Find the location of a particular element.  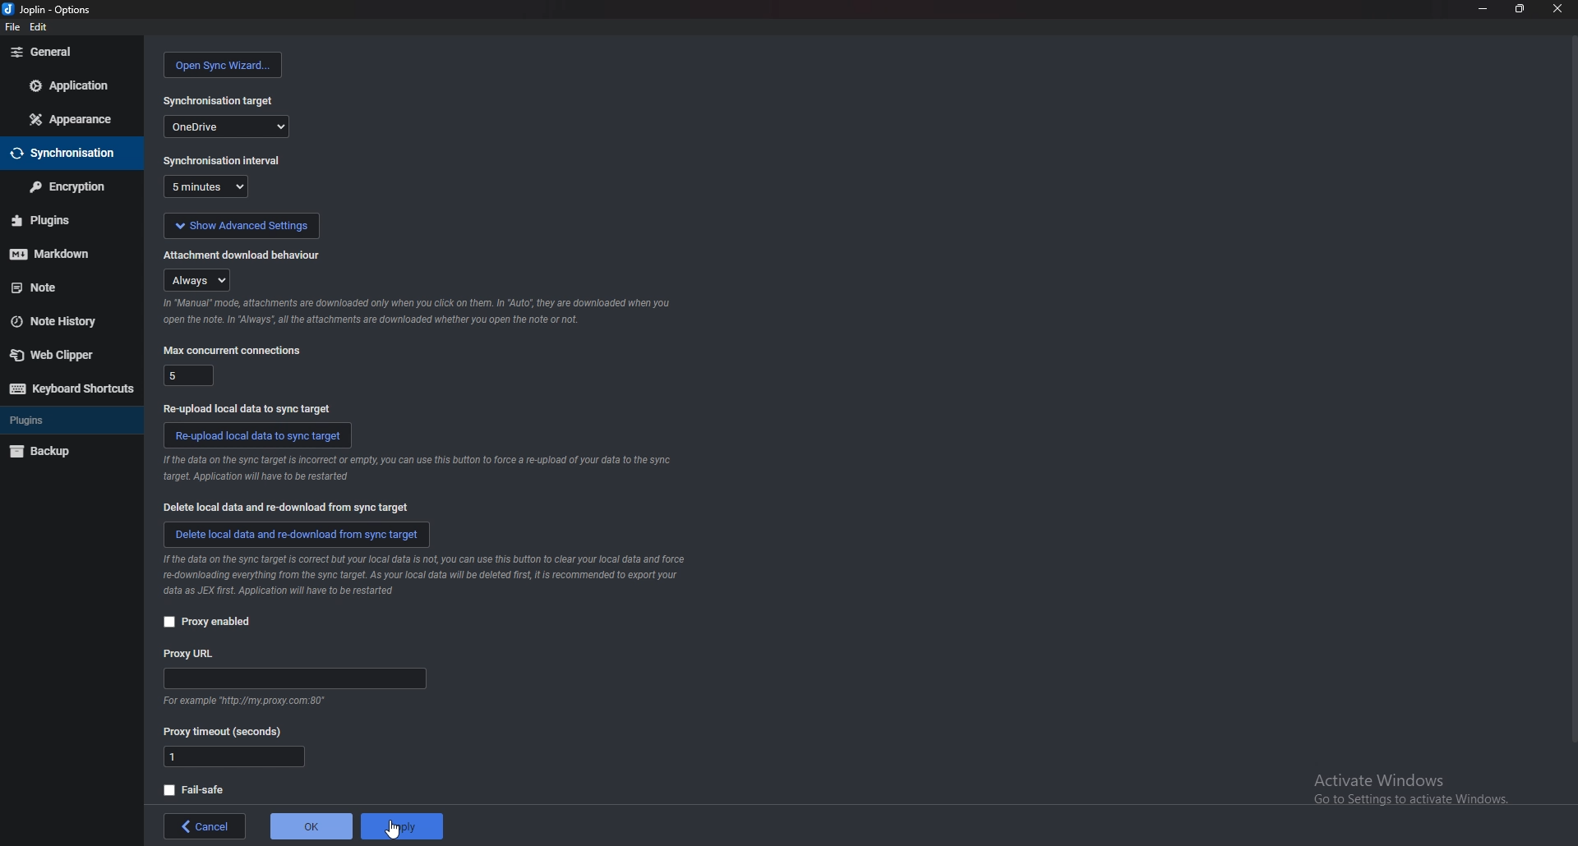

general is located at coordinates (73, 52).